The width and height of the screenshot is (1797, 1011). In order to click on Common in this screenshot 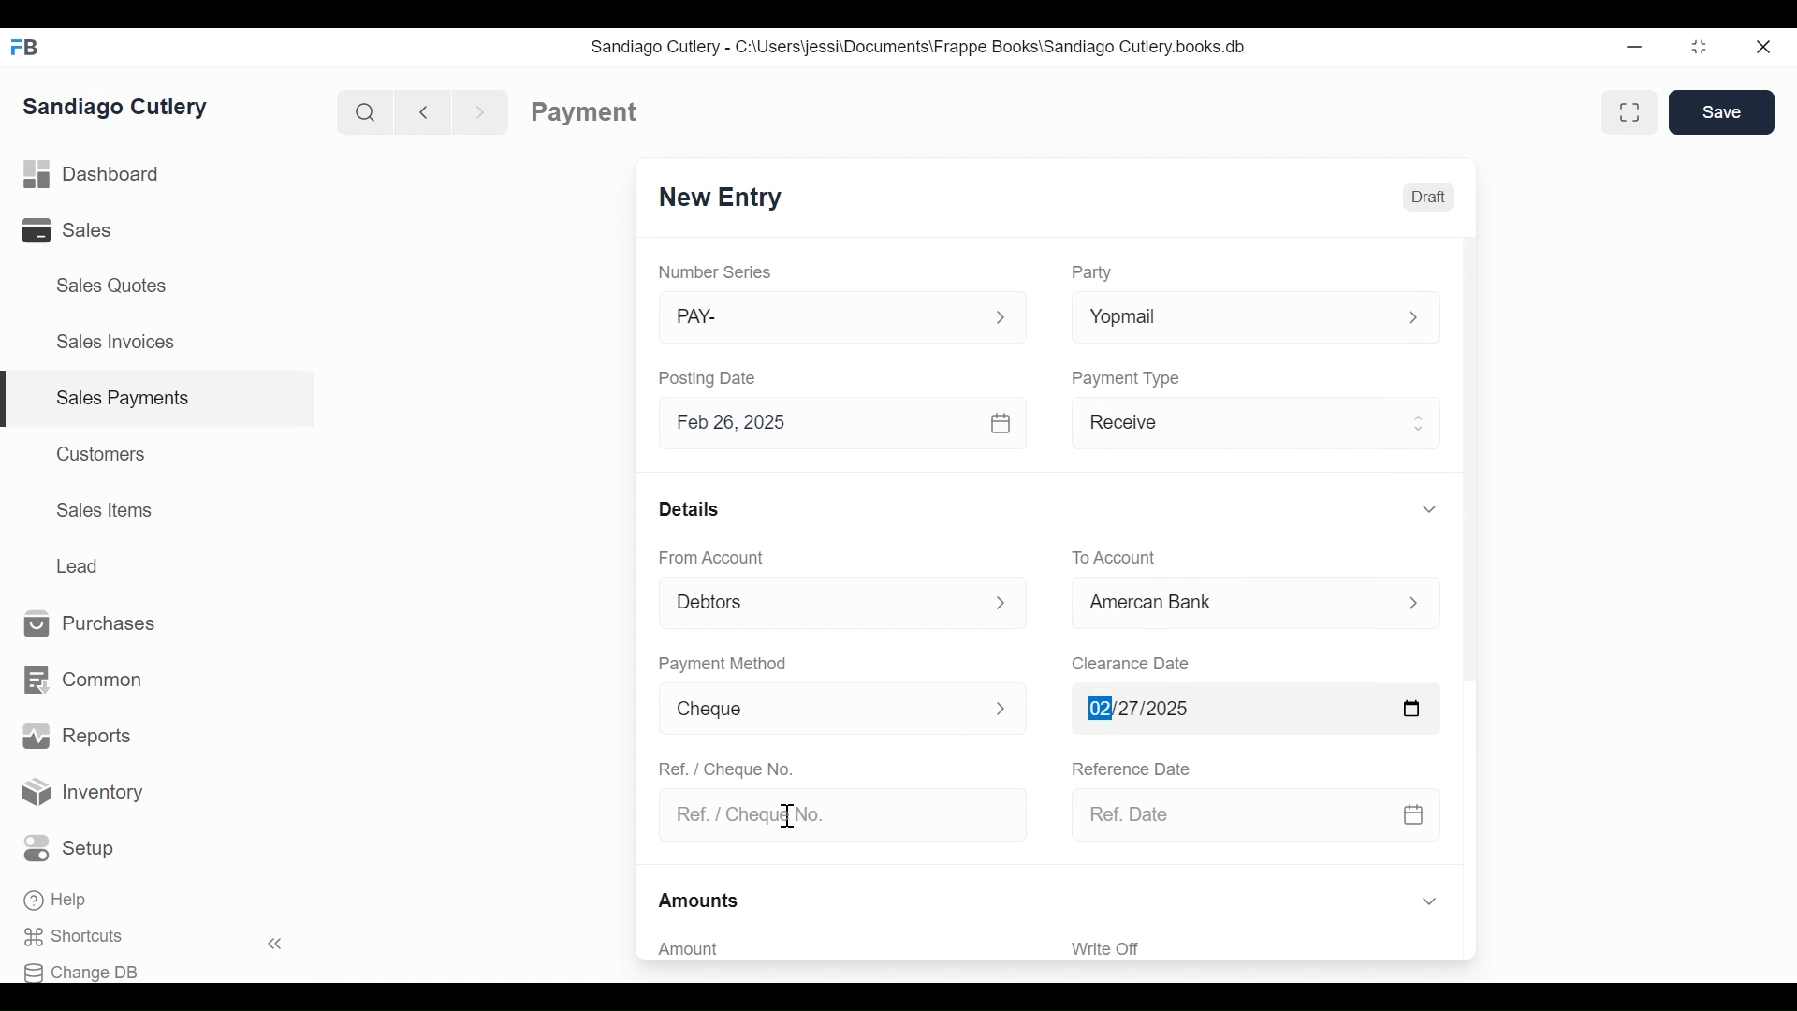, I will do `click(81, 681)`.